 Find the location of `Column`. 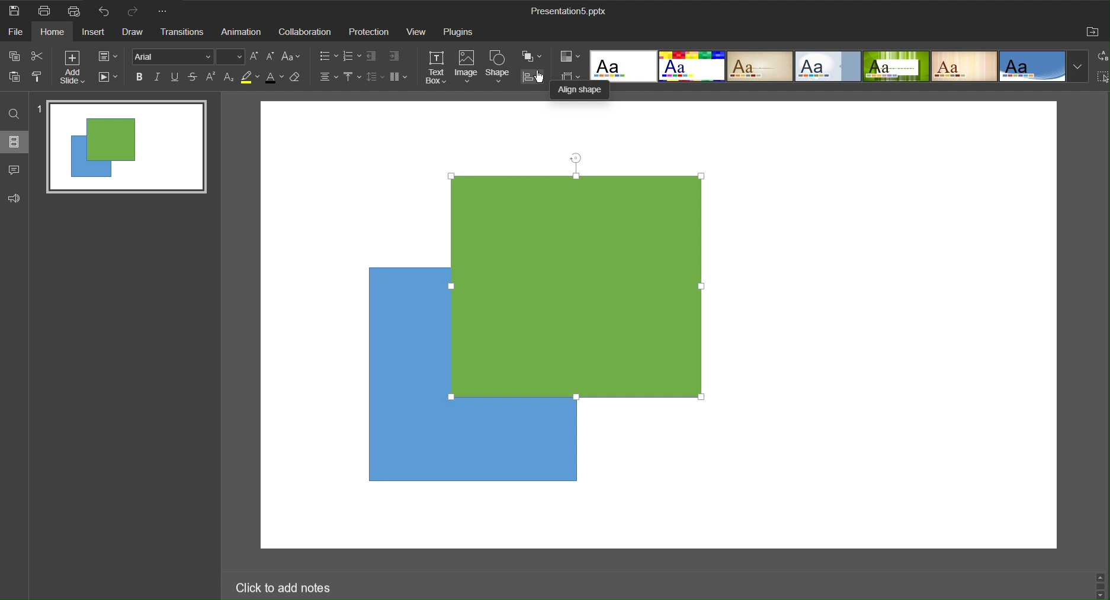

Column is located at coordinates (401, 78).